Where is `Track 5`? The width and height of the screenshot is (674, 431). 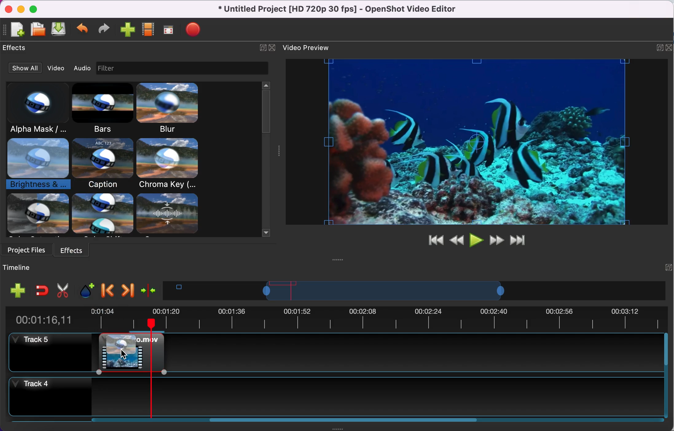 Track 5 is located at coordinates (414, 352).